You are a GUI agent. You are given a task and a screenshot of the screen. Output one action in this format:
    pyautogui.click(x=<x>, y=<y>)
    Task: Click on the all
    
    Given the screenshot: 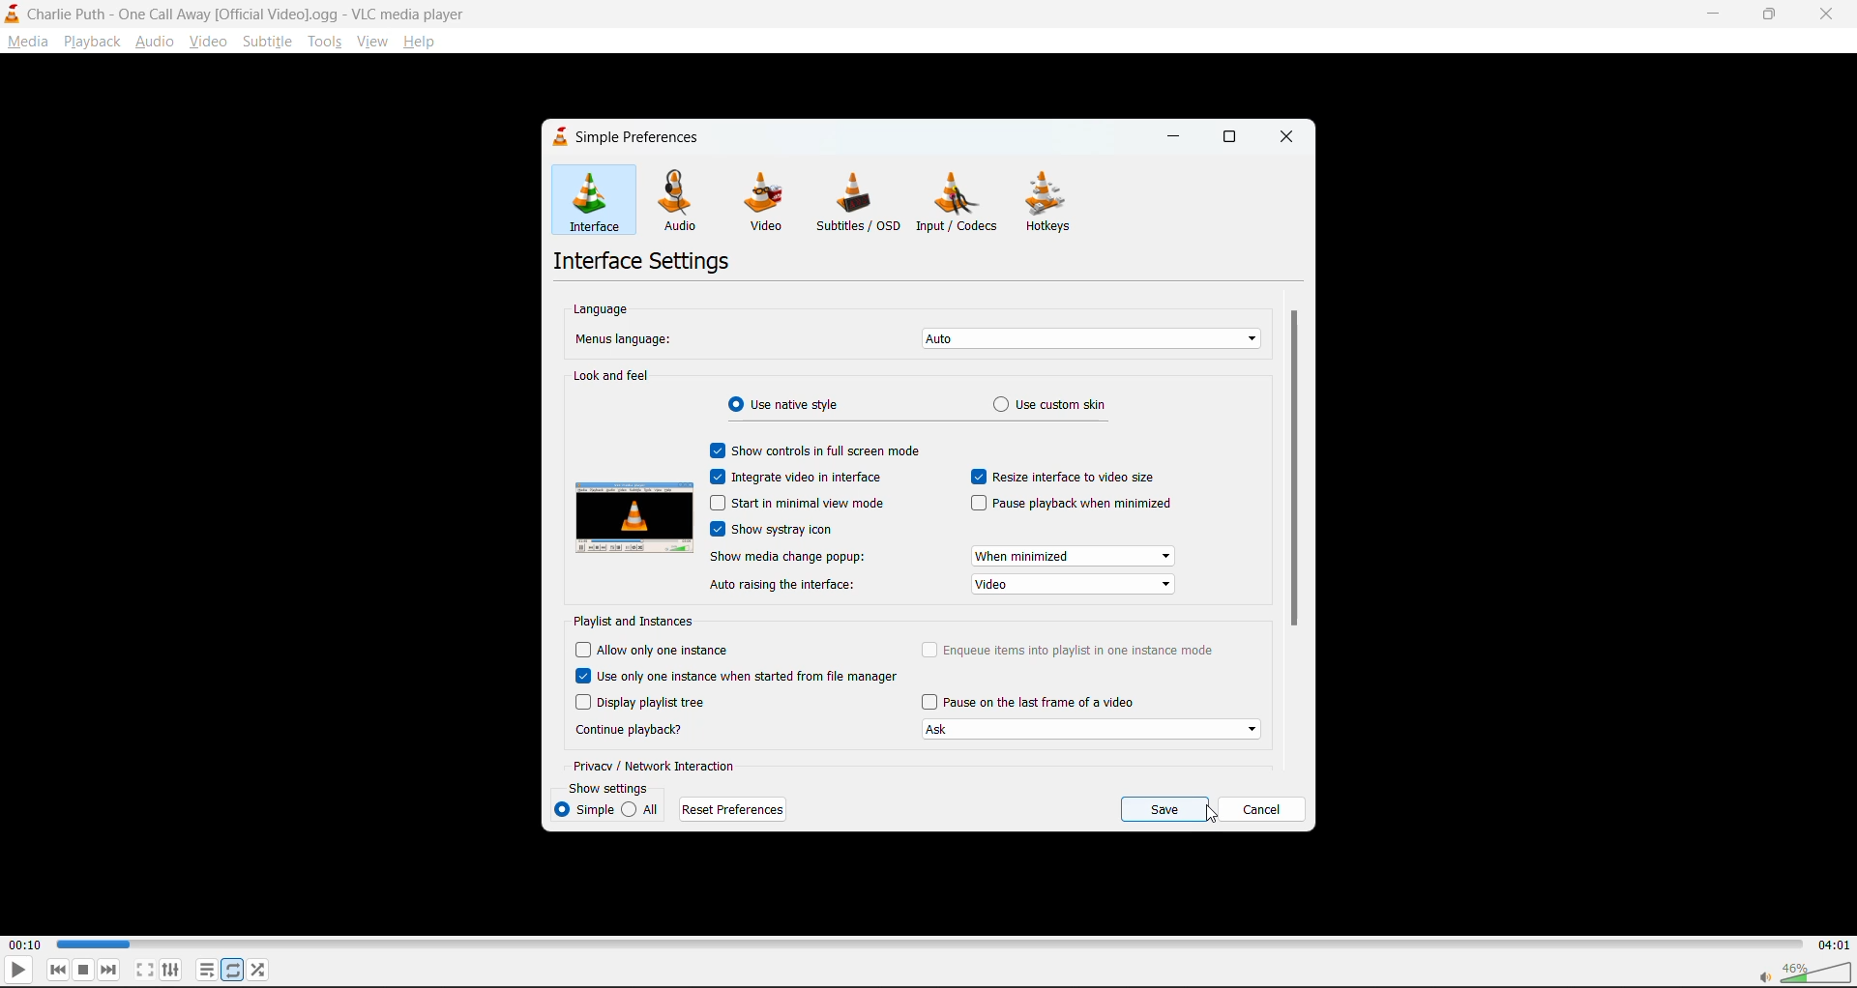 What is the action you would take?
    pyautogui.click(x=642, y=809)
    